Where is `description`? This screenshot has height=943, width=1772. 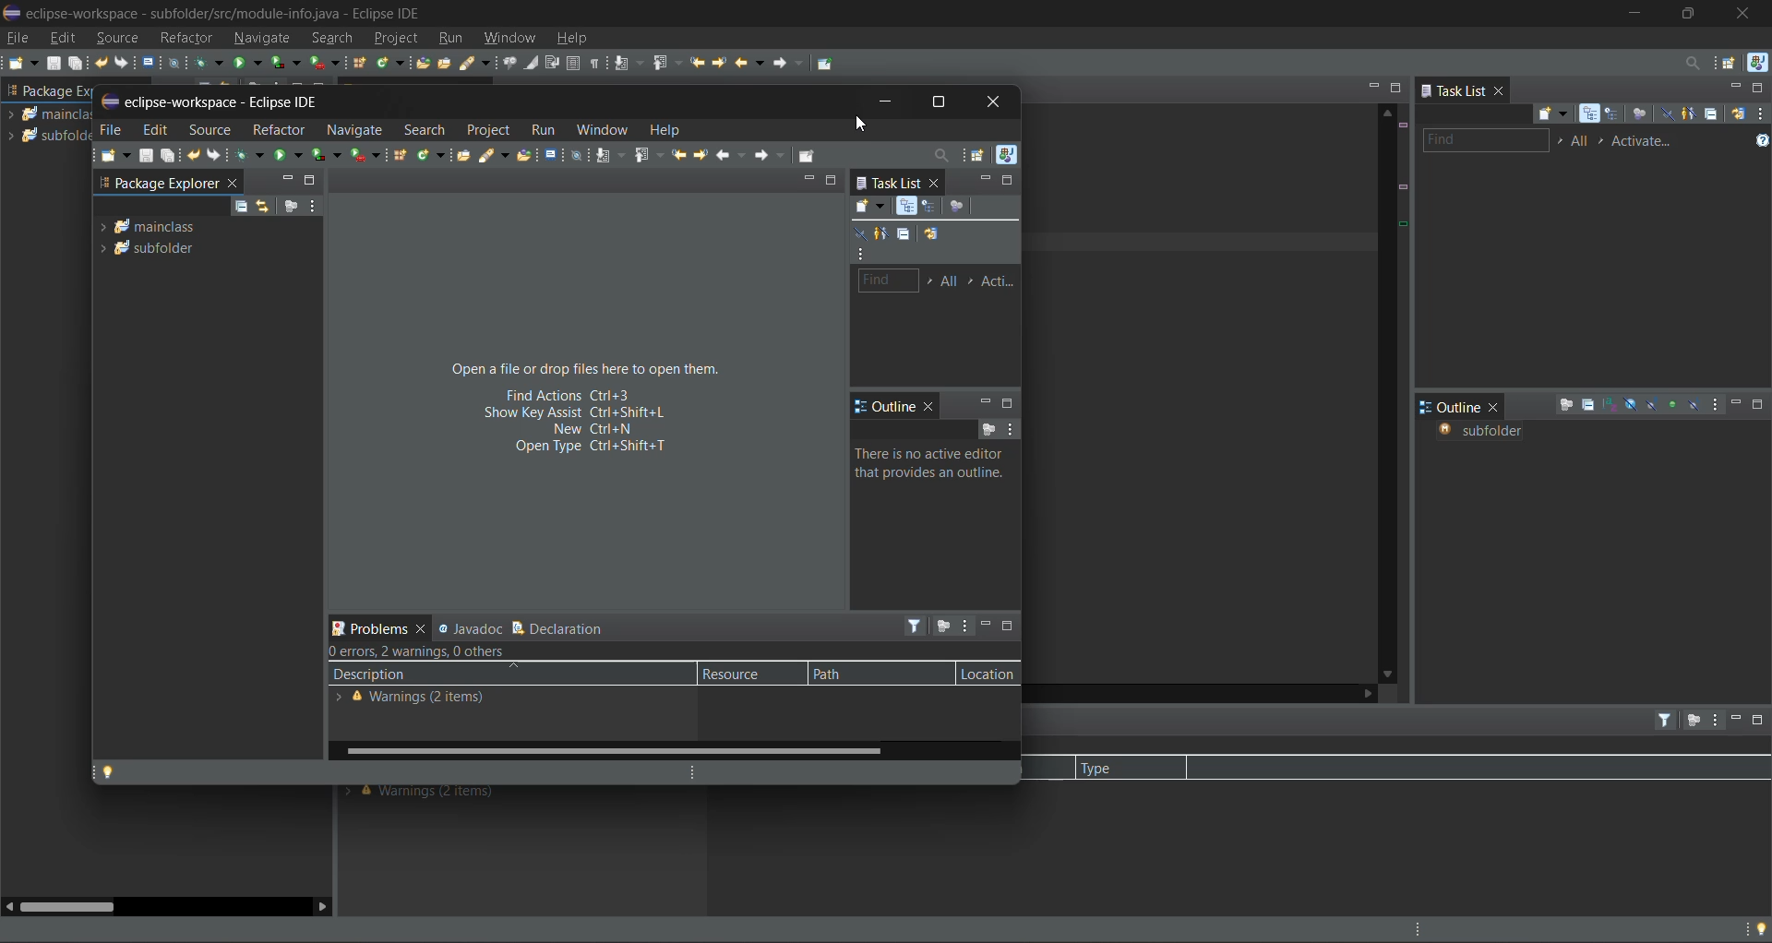
description is located at coordinates (377, 674).